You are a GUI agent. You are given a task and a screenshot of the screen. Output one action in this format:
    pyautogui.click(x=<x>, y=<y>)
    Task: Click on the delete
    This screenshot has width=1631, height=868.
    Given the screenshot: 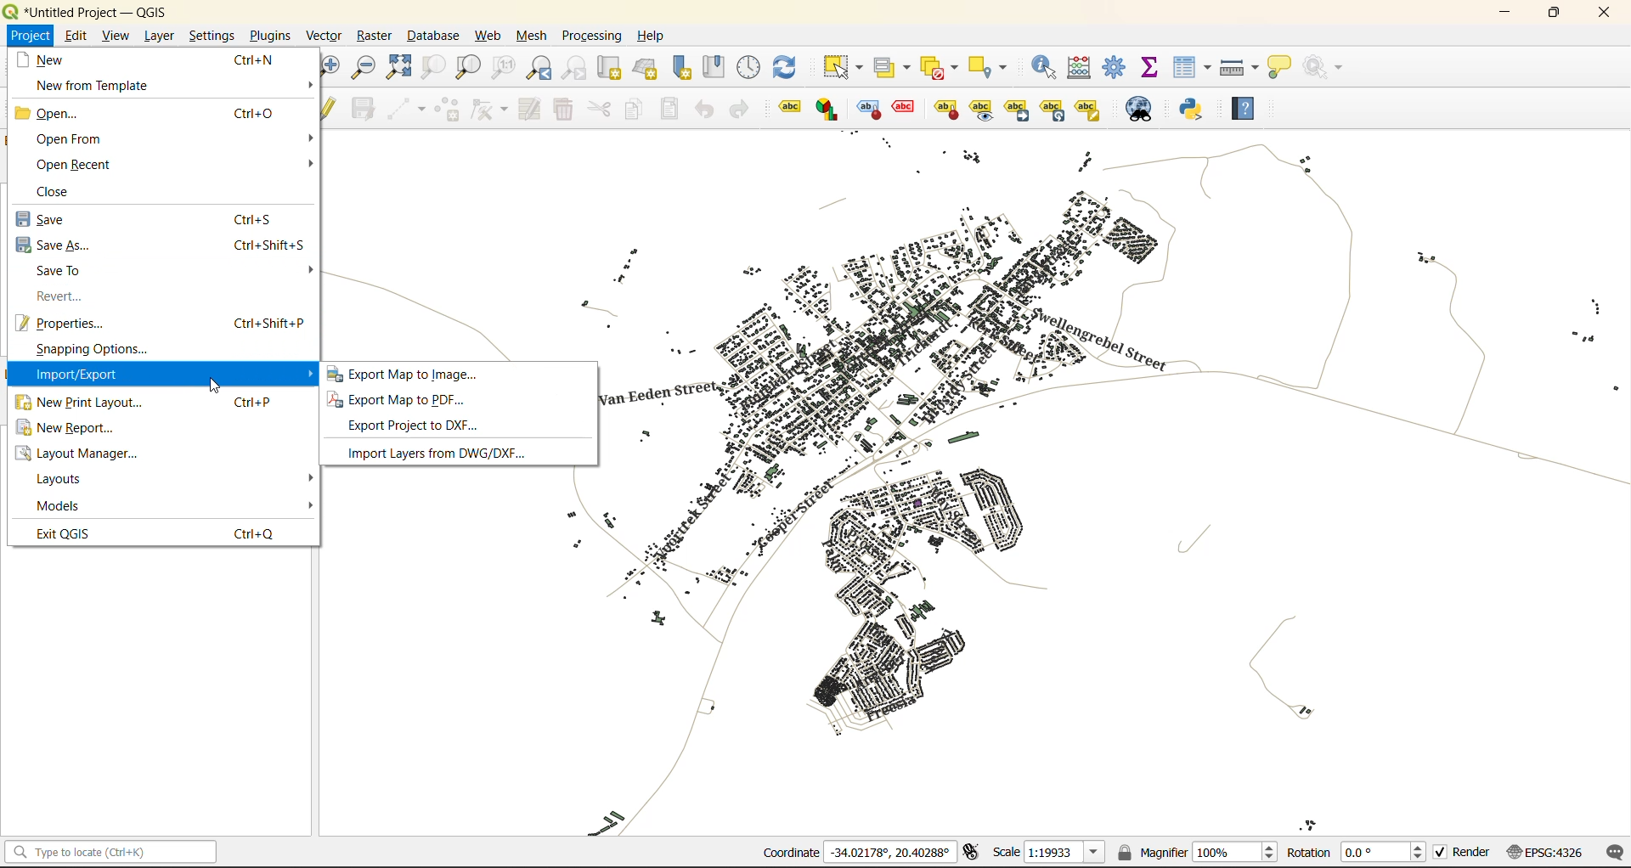 What is the action you would take?
    pyautogui.click(x=562, y=112)
    